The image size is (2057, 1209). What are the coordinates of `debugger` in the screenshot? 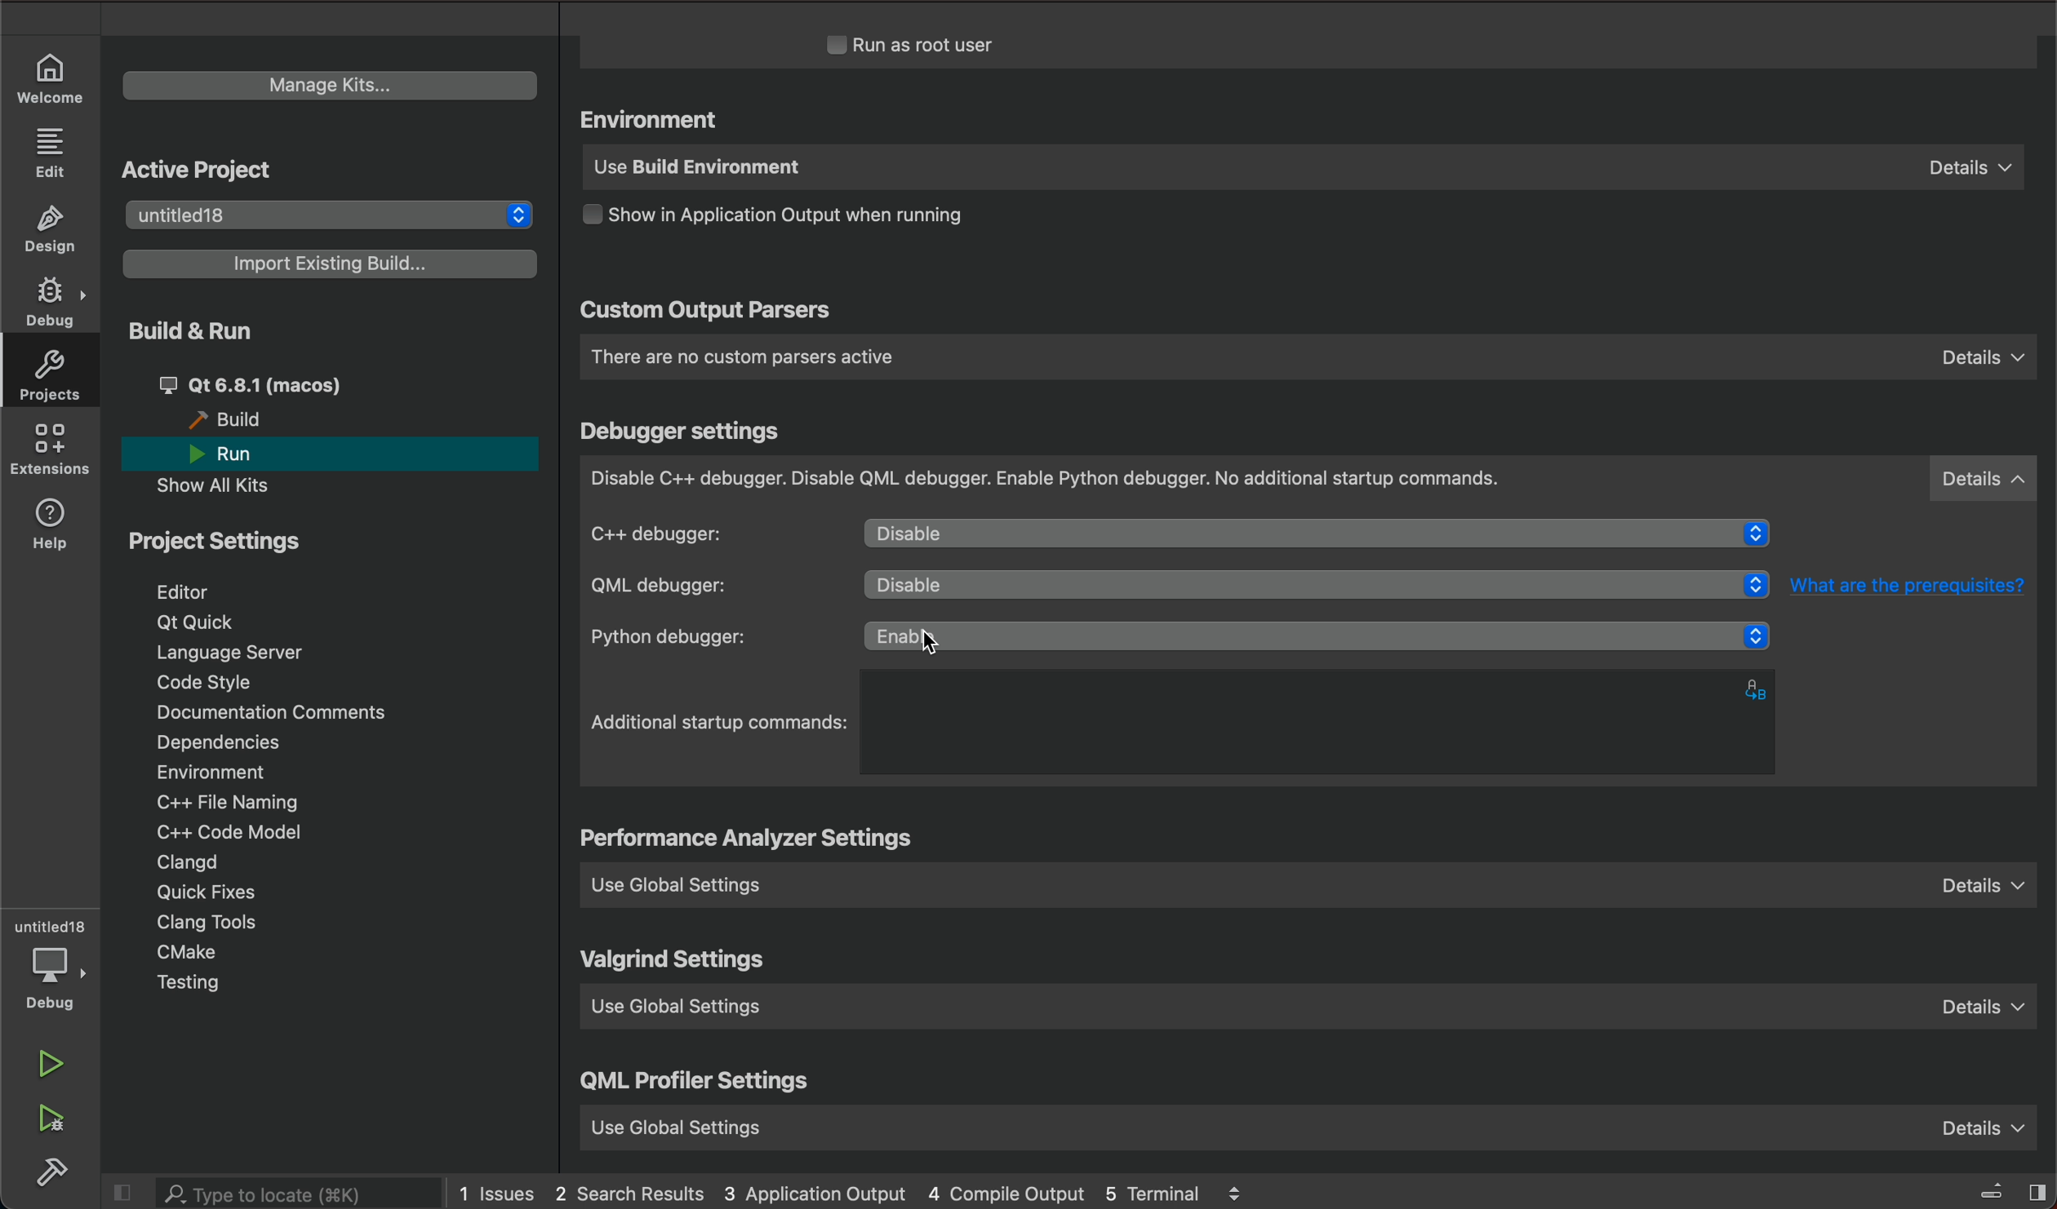 It's located at (1310, 480).